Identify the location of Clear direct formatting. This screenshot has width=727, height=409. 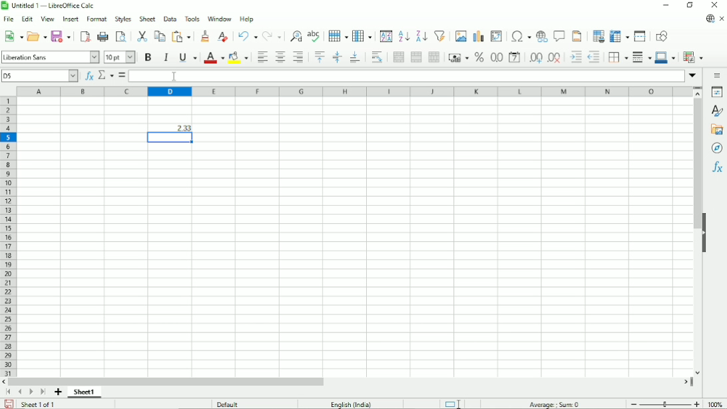
(223, 37).